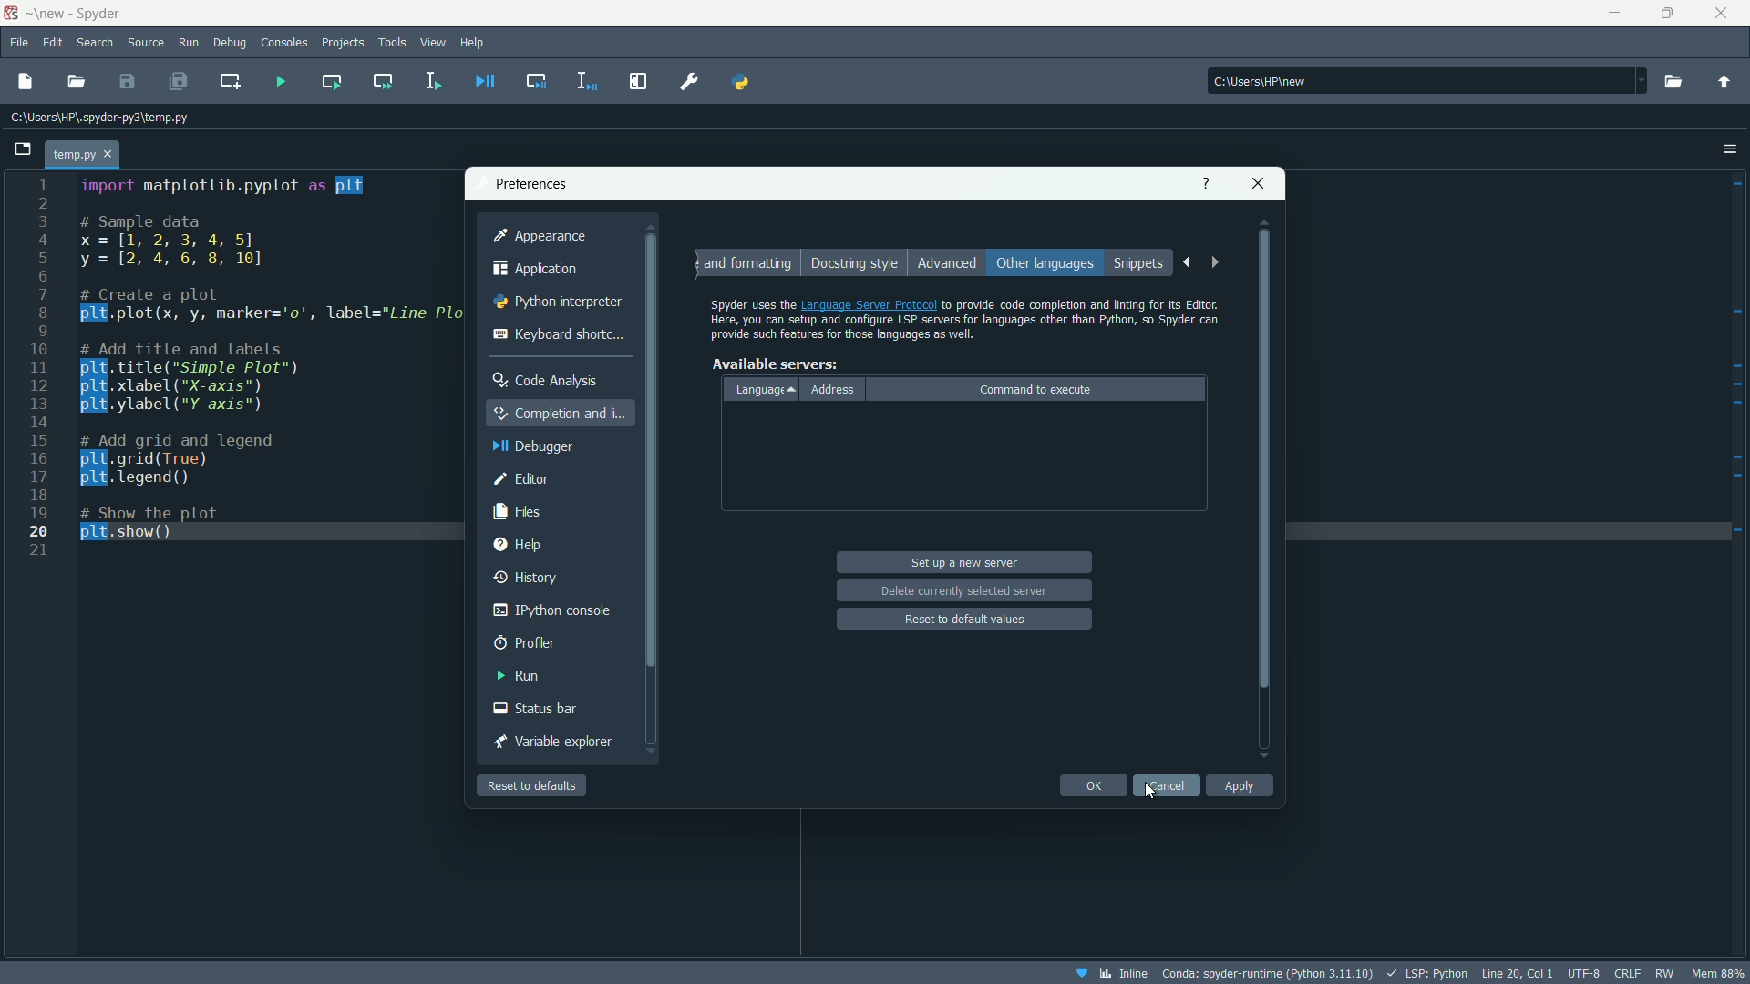 Image resolution: width=1750 pixels, height=984 pixels. I want to click on directory, so click(1428, 79).